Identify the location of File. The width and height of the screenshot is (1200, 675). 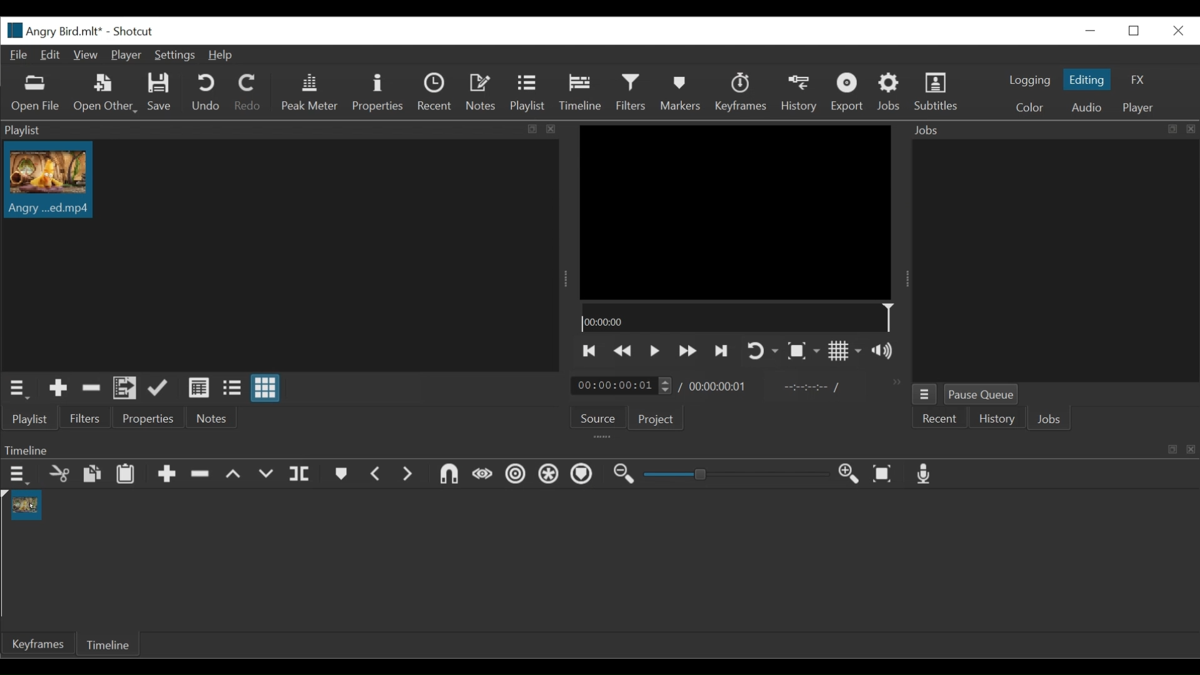
(18, 57).